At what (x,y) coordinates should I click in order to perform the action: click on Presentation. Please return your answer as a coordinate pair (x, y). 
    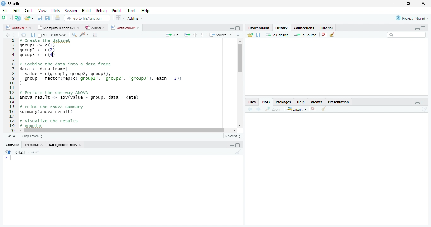
    Looking at the image, I should click on (341, 101).